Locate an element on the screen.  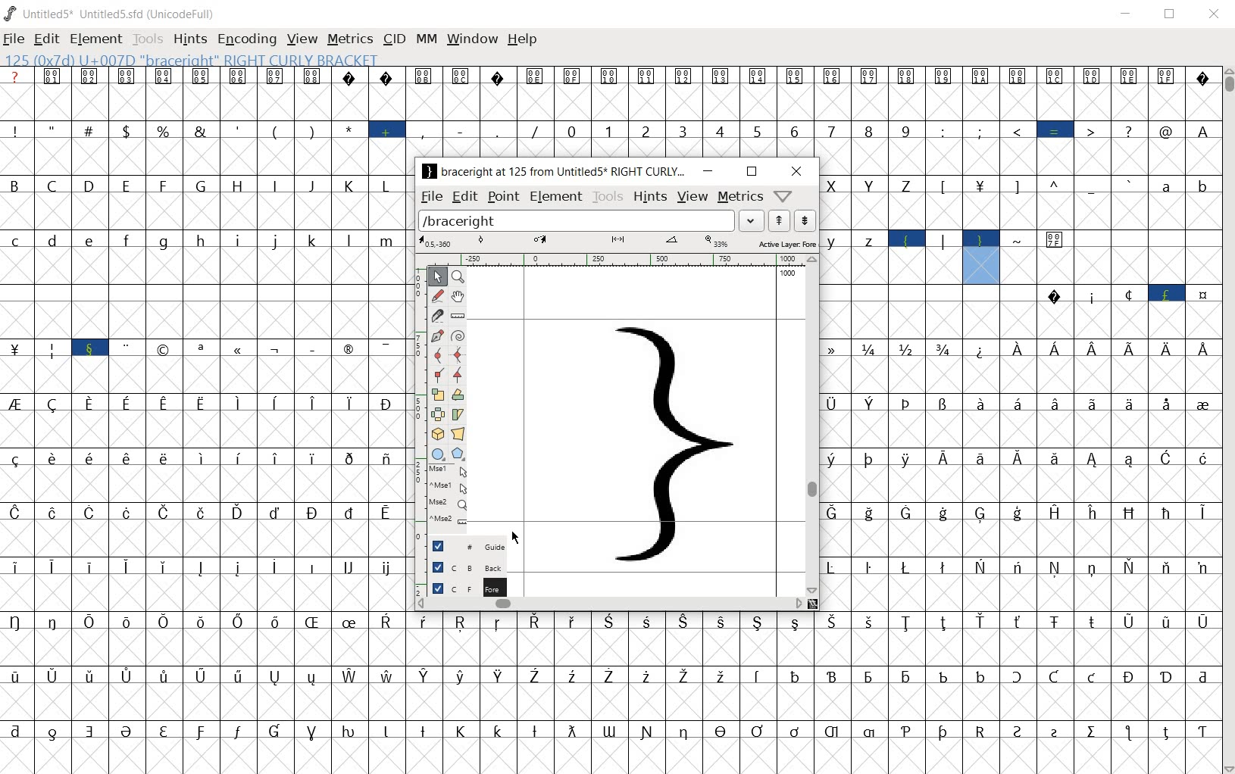
element is located at coordinates (555, 198).